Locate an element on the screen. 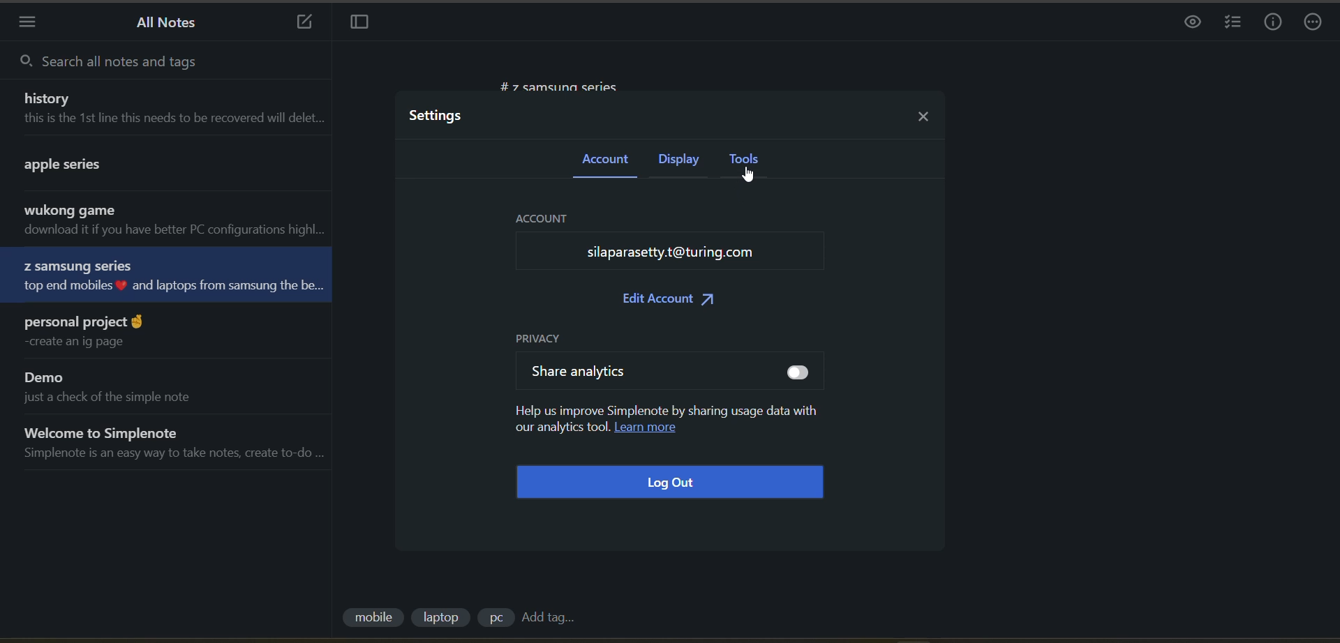 Image resolution: width=1340 pixels, height=643 pixels. tools is located at coordinates (744, 158).